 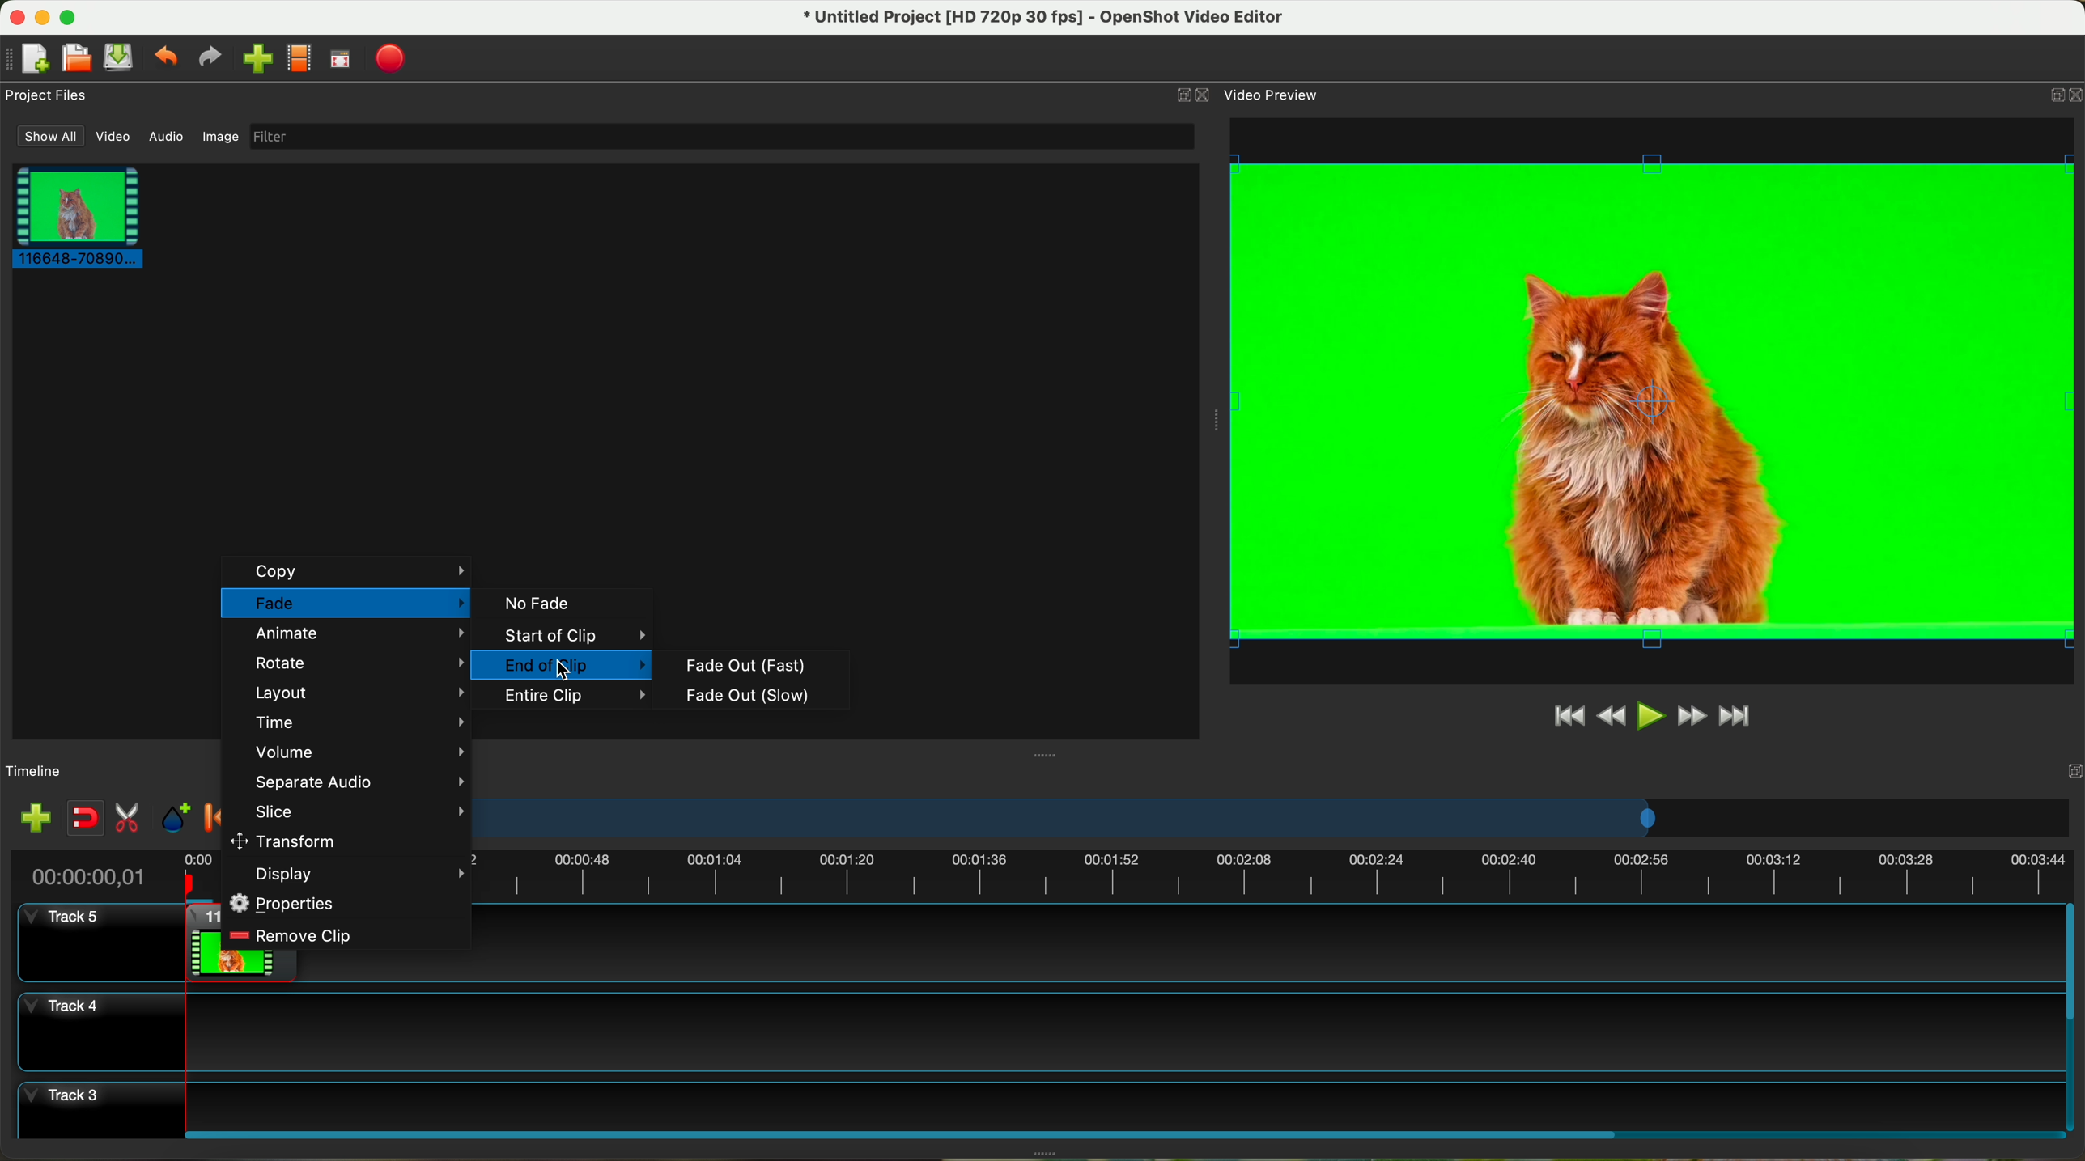 What do you see at coordinates (1276, 818) in the screenshot?
I see `timeline` at bounding box center [1276, 818].